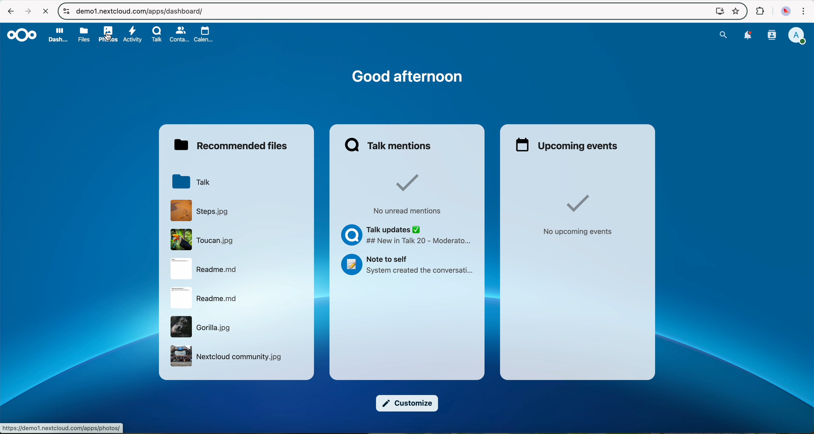  What do you see at coordinates (202, 327) in the screenshot?
I see `gorila image` at bounding box center [202, 327].